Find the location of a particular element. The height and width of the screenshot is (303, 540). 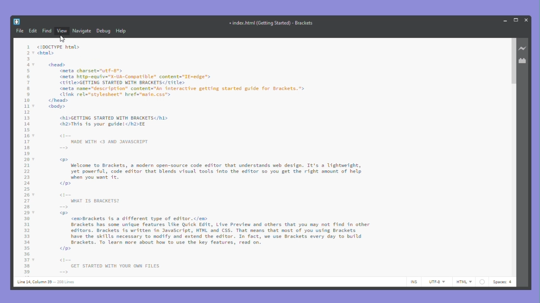

3 is located at coordinates (28, 59).